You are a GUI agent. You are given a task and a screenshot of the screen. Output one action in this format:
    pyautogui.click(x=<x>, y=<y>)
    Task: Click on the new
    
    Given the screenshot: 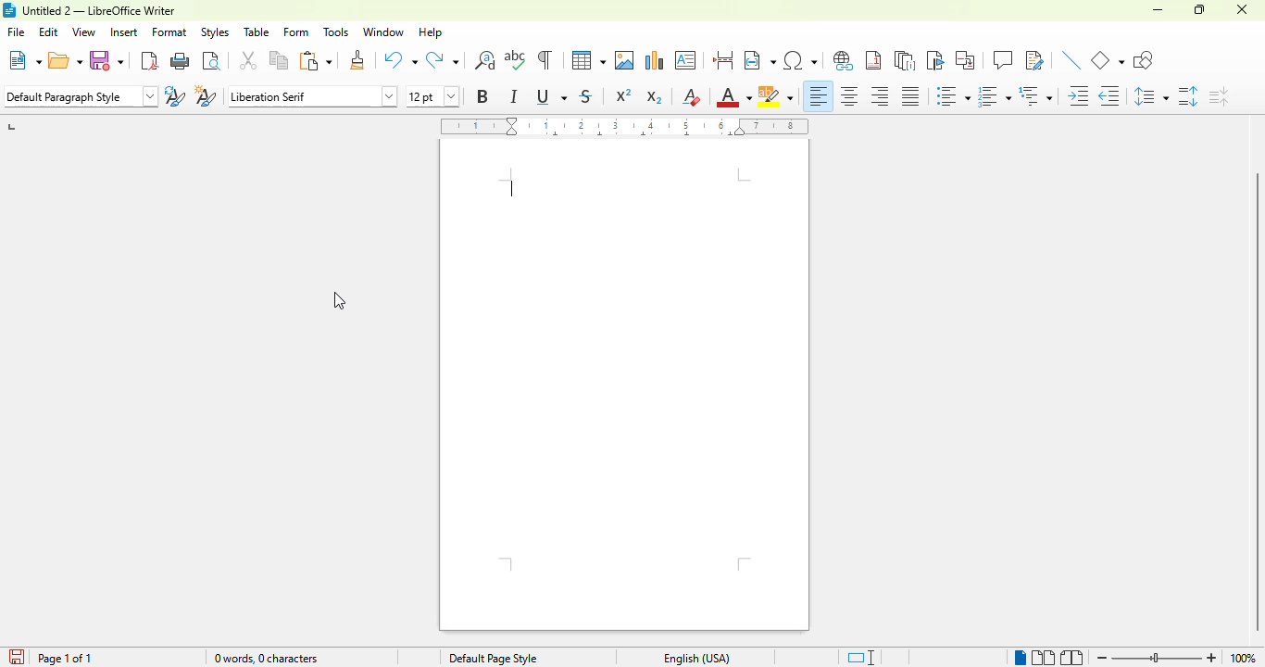 What is the action you would take?
    pyautogui.click(x=24, y=60)
    